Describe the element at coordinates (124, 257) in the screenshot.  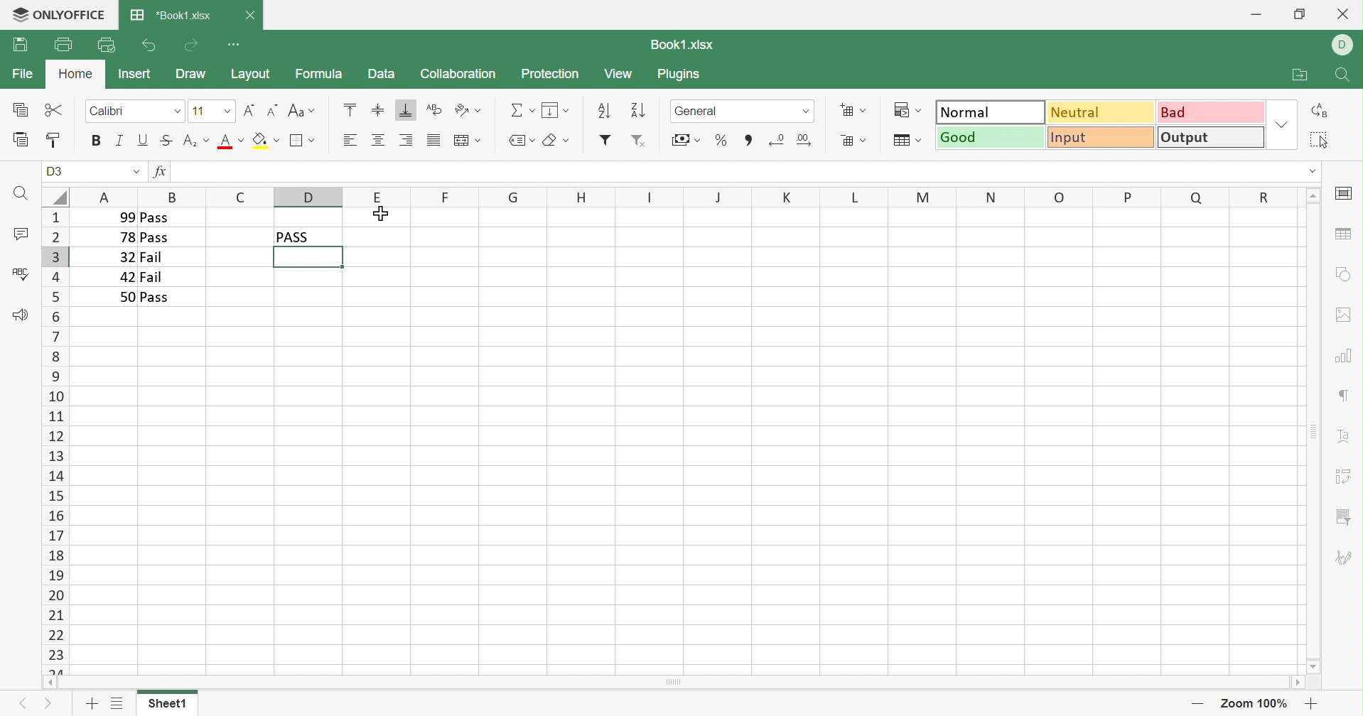
I see `32` at that location.